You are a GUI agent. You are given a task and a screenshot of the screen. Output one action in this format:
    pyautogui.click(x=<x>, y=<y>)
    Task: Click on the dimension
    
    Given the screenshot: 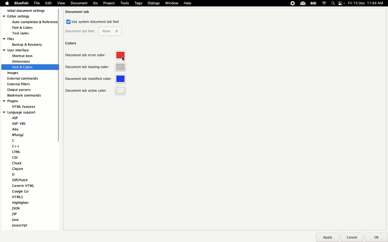 What is the action you would take?
    pyautogui.click(x=21, y=61)
    